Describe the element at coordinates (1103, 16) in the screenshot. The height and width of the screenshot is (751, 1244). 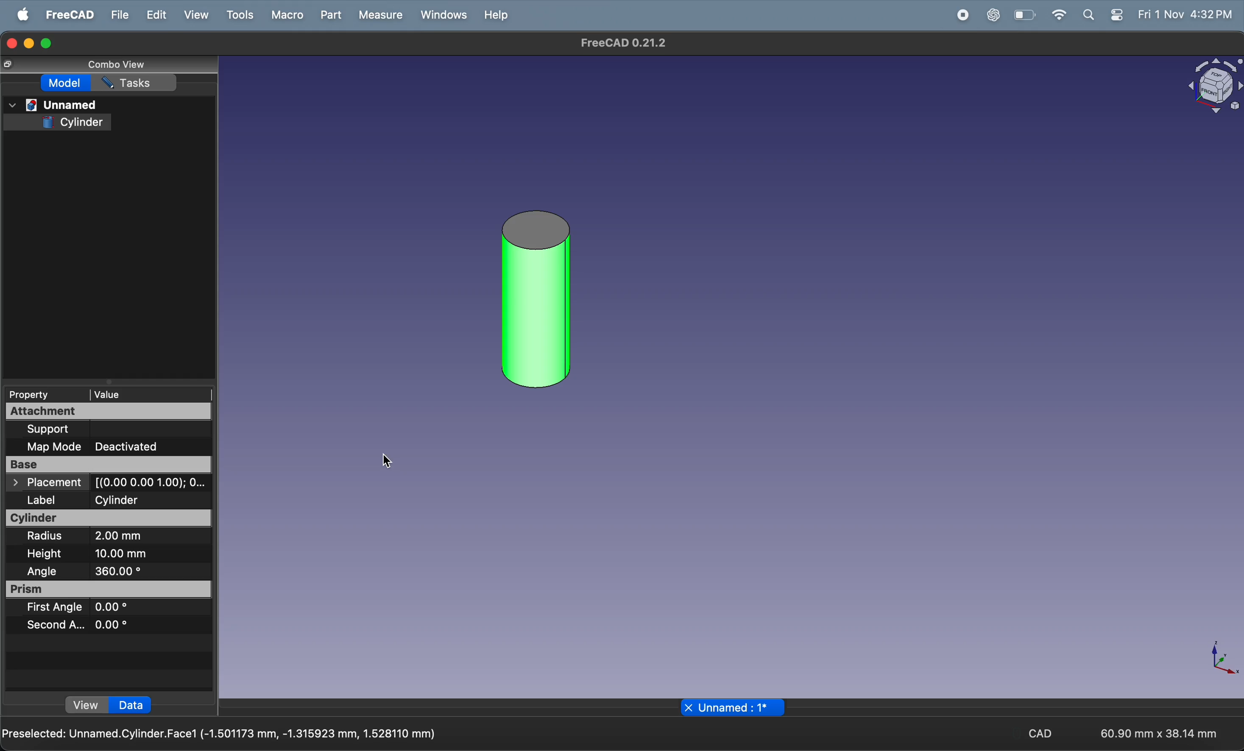
I see `apple widgets` at that location.